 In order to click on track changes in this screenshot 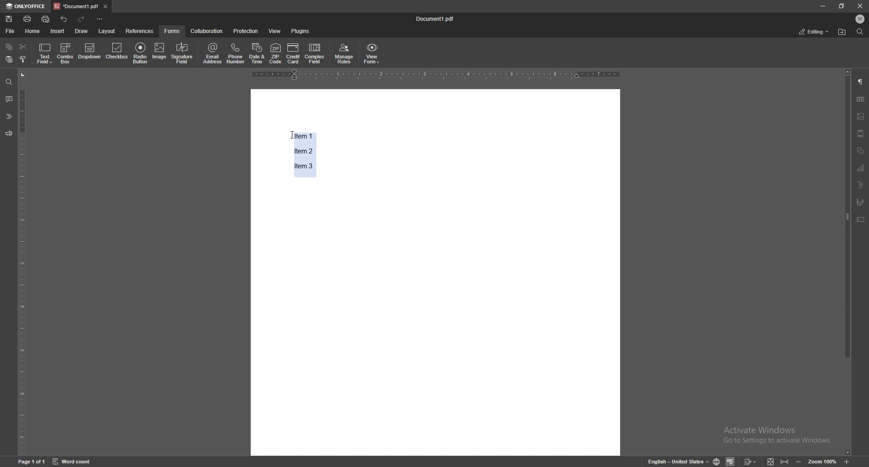, I will do `click(750, 461)`.